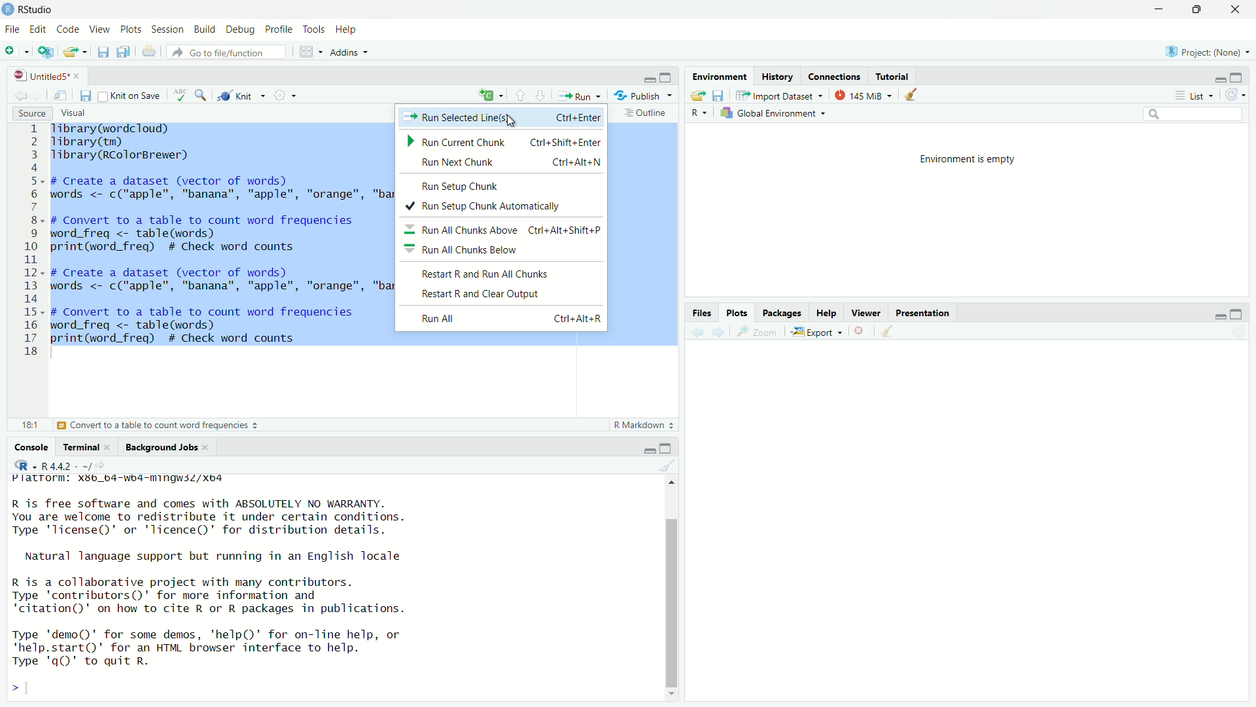 Image resolution: width=1256 pixels, height=707 pixels. I want to click on Plots, so click(737, 312).